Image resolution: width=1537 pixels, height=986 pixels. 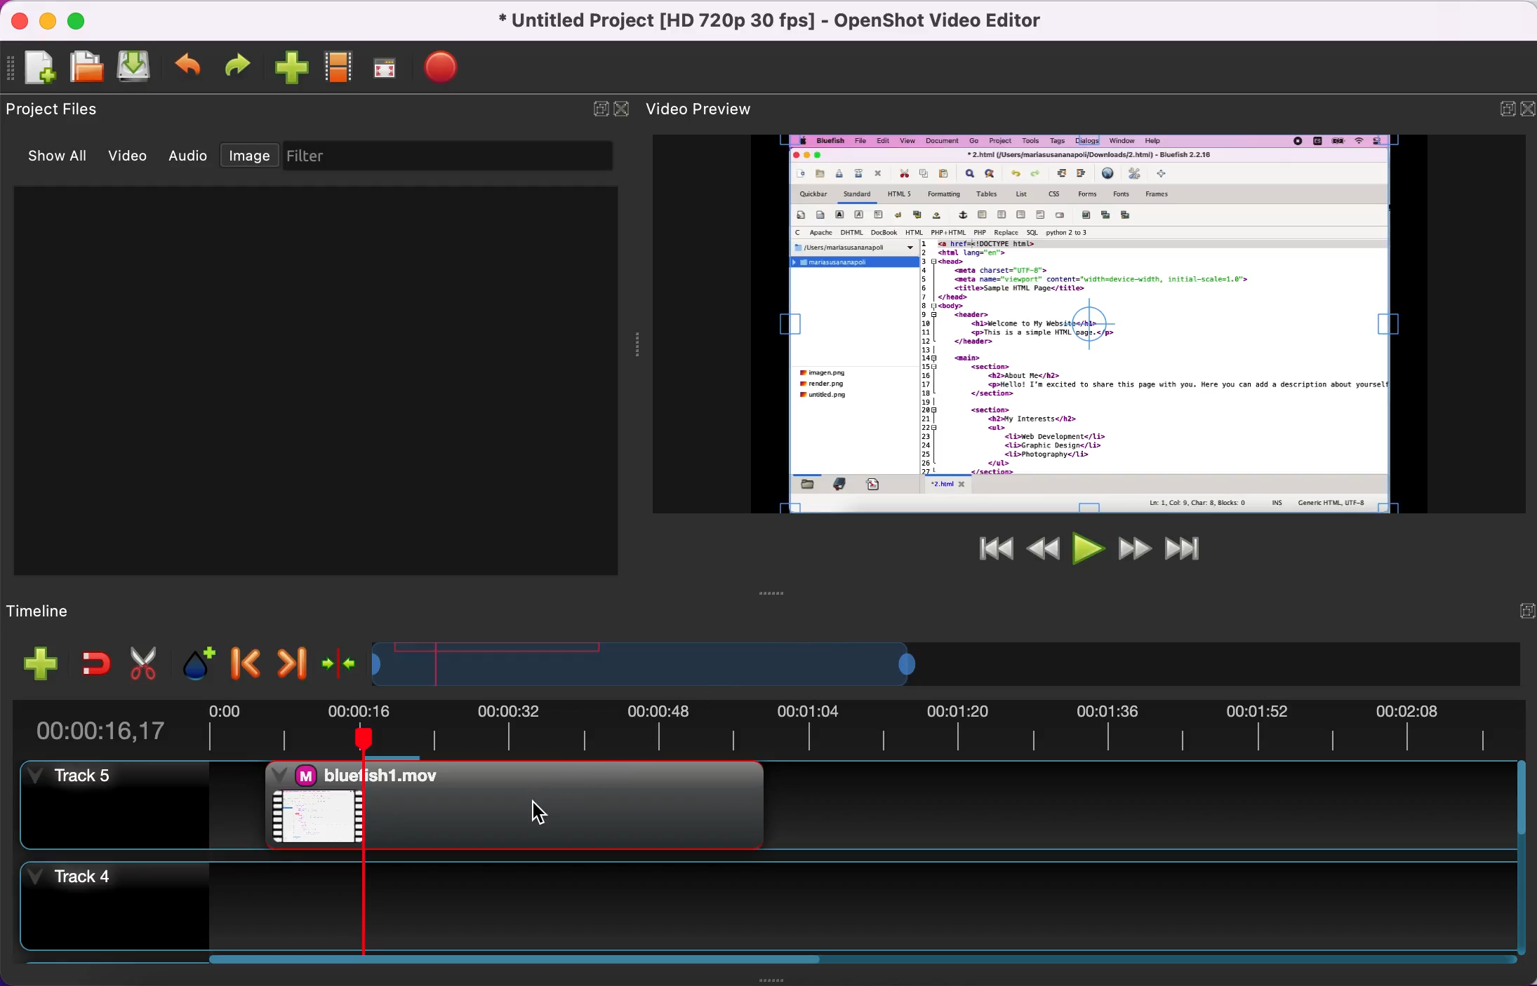 I want to click on minimize, so click(x=51, y=22).